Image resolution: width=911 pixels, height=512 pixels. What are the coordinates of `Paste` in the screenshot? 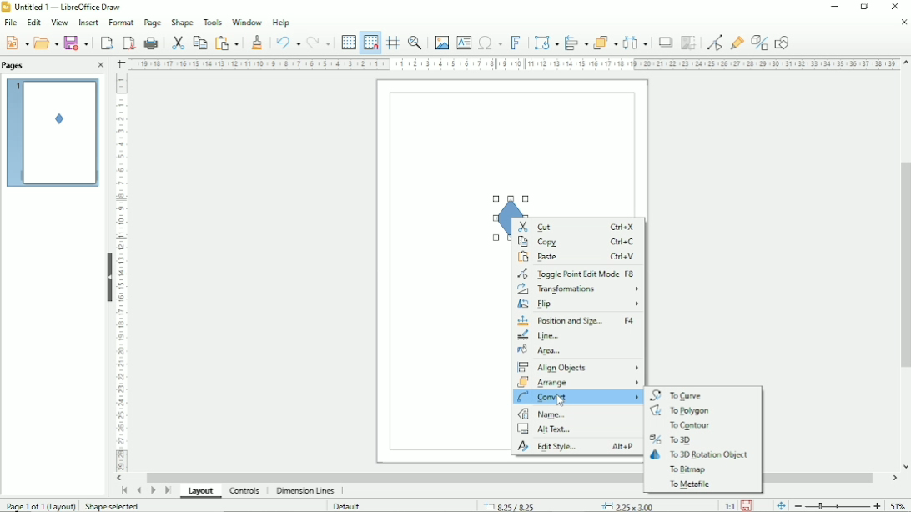 It's located at (577, 258).